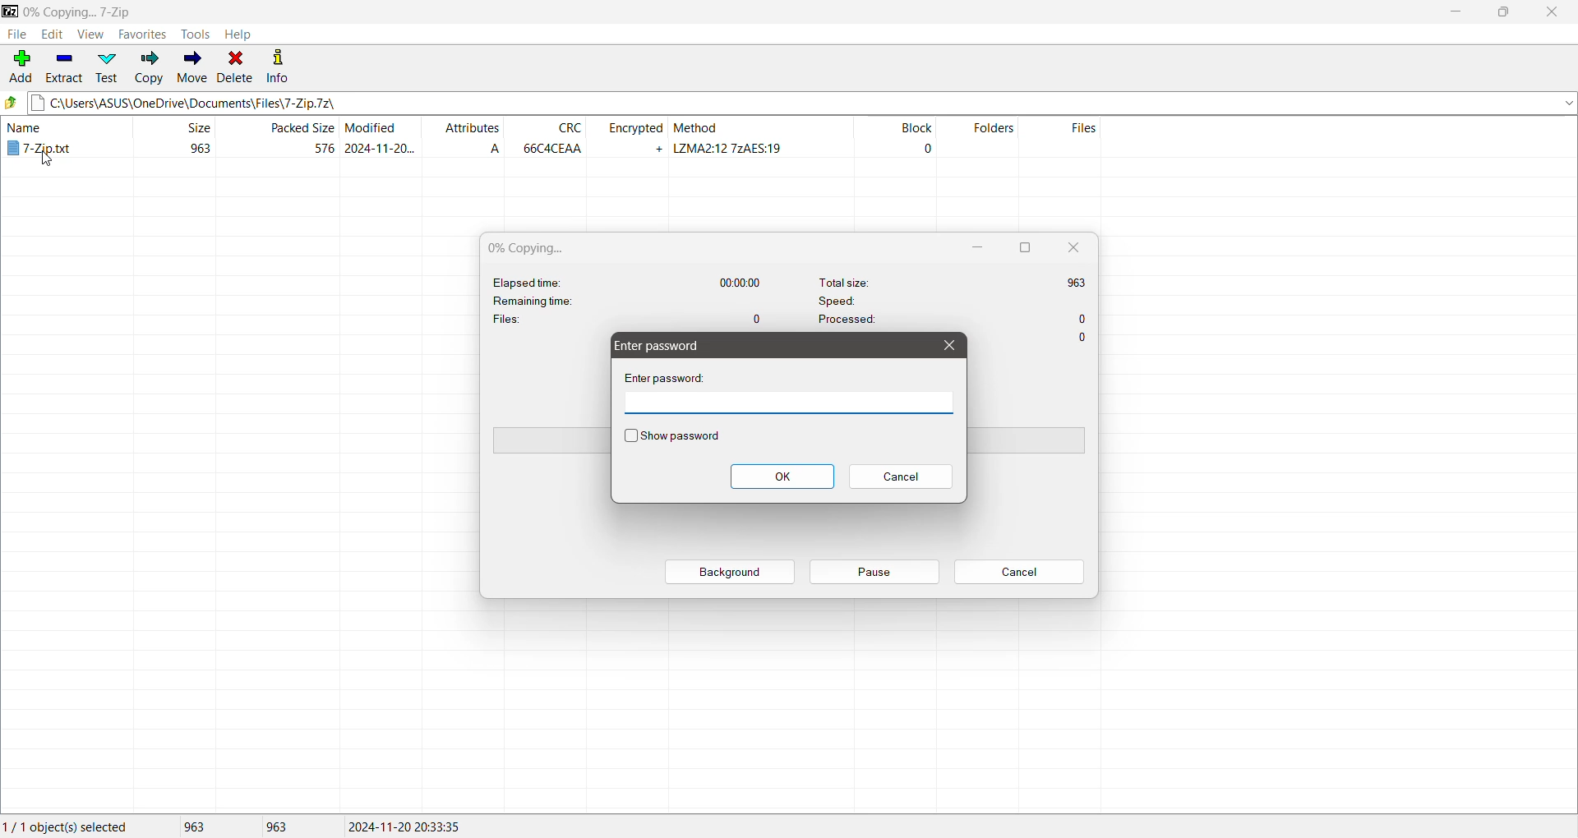  What do you see at coordinates (979, 247) in the screenshot?
I see `Minimize` at bounding box center [979, 247].